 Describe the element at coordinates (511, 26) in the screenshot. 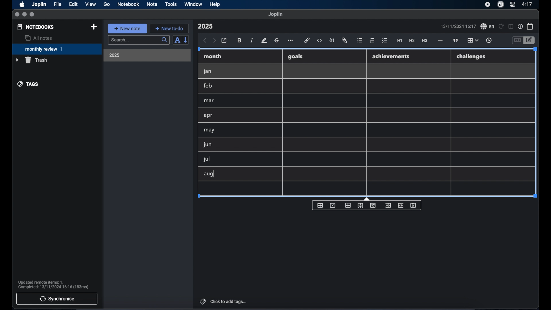

I see `toggle editor layout` at that location.